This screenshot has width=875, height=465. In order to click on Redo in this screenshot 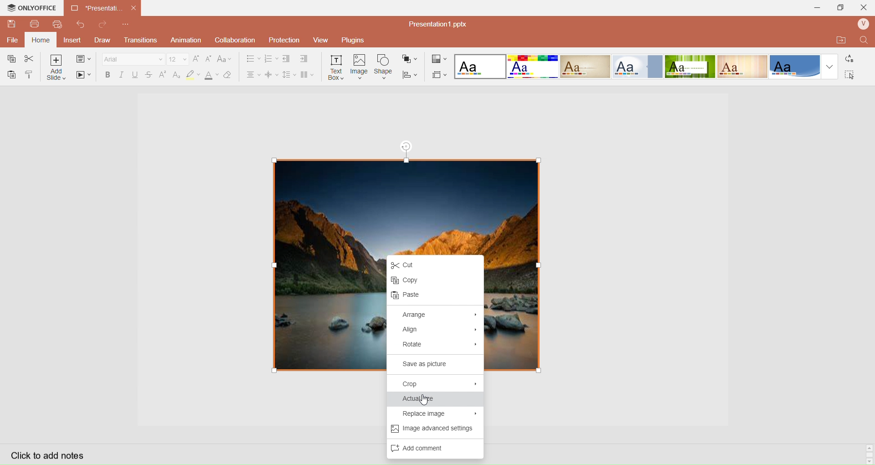, I will do `click(81, 25)`.